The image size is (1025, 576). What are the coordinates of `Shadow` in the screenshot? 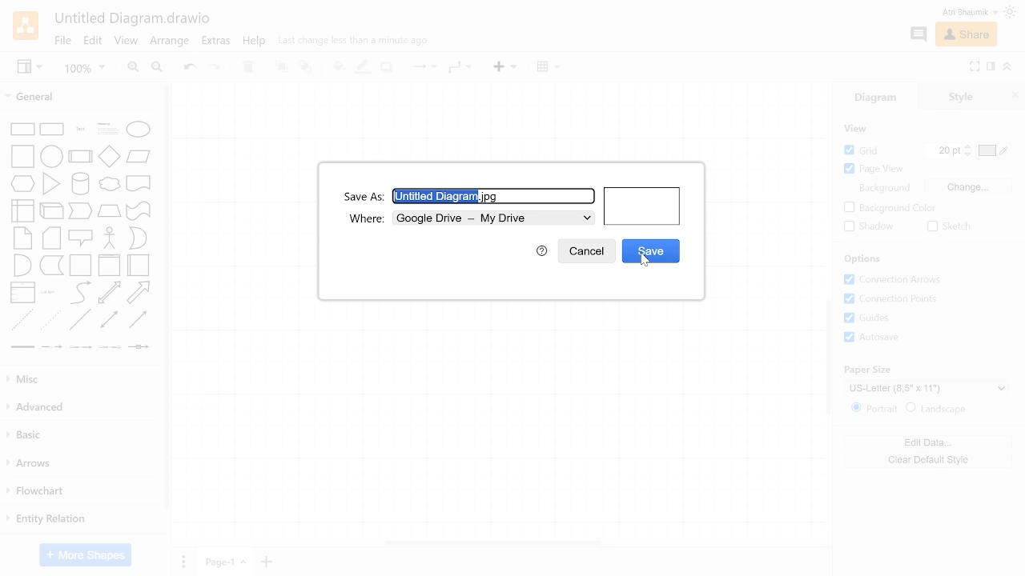 It's located at (868, 226).